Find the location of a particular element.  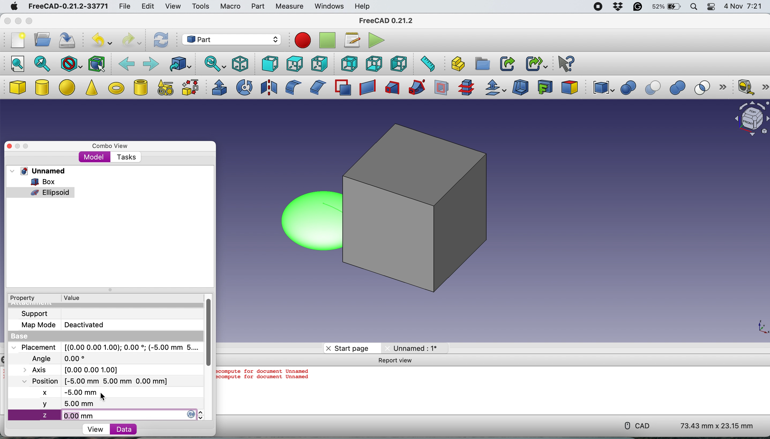

box is located at coordinates (41, 181).